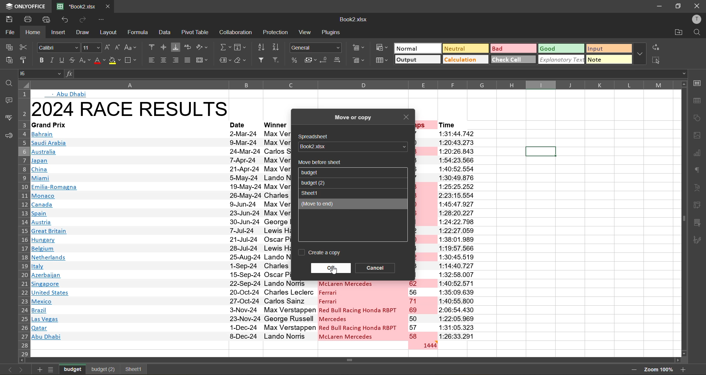 The height and width of the screenshot is (375, 706). What do you see at coordinates (8, 60) in the screenshot?
I see `paste` at bounding box center [8, 60].